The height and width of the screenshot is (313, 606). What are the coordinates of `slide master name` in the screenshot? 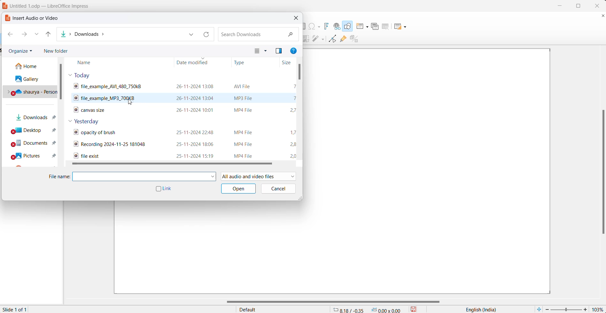 It's located at (283, 309).